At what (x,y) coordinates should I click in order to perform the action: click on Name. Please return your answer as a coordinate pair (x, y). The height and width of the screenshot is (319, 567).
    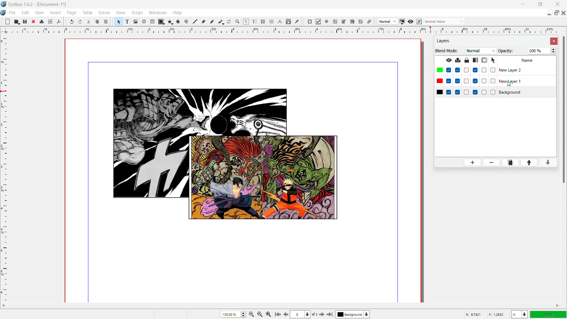
    Looking at the image, I should click on (528, 60).